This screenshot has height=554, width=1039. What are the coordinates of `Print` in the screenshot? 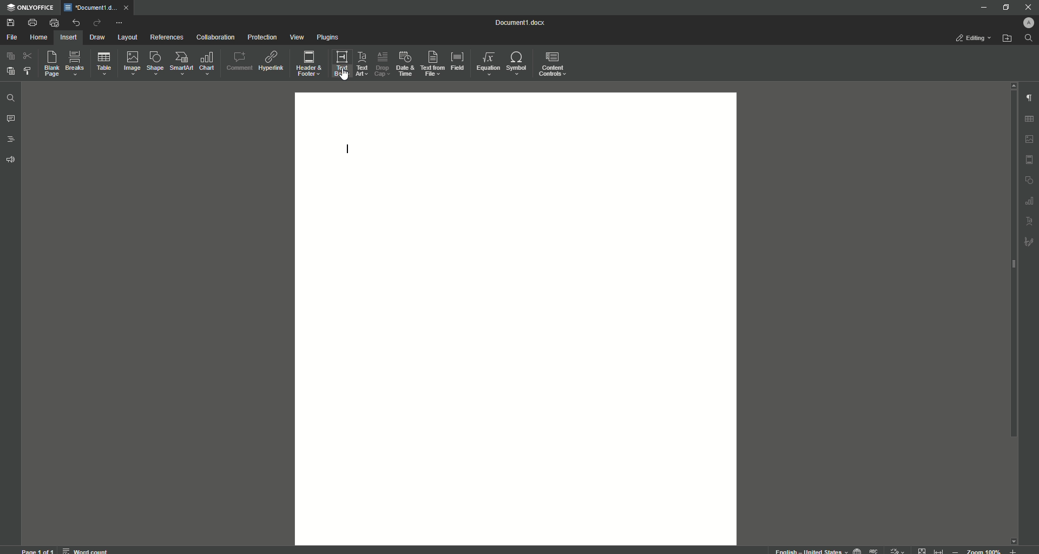 It's located at (32, 23).